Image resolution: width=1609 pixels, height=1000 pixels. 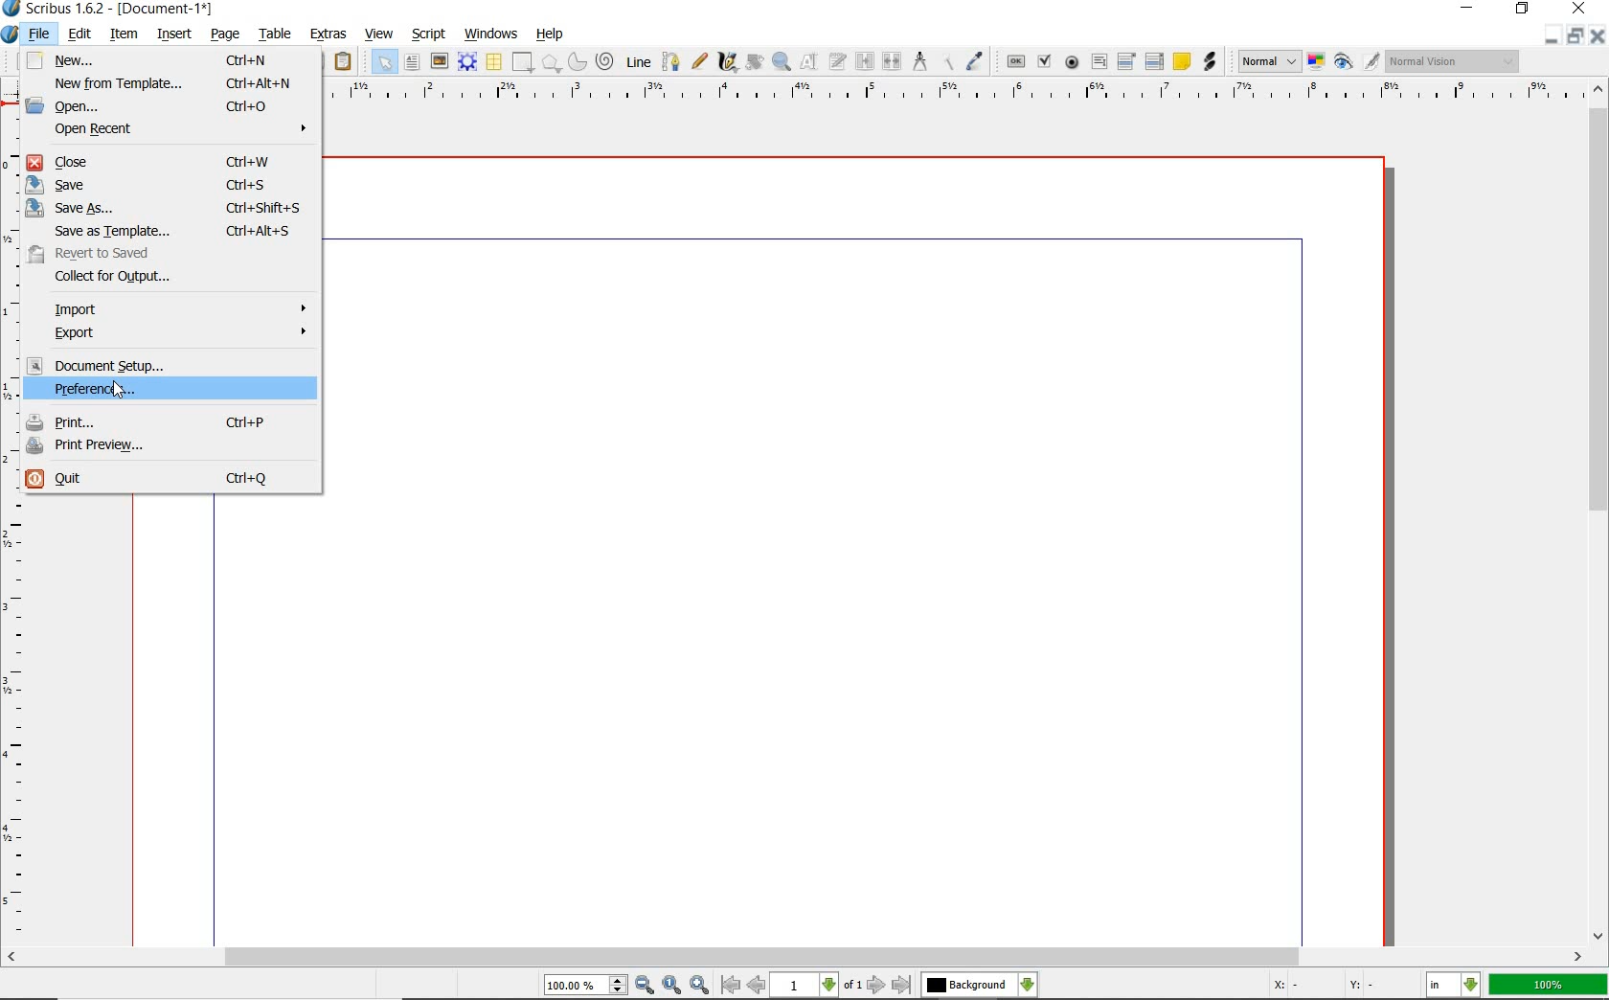 What do you see at coordinates (1153, 61) in the screenshot?
I see `pdf list box` at bounding box center [1153, 61].